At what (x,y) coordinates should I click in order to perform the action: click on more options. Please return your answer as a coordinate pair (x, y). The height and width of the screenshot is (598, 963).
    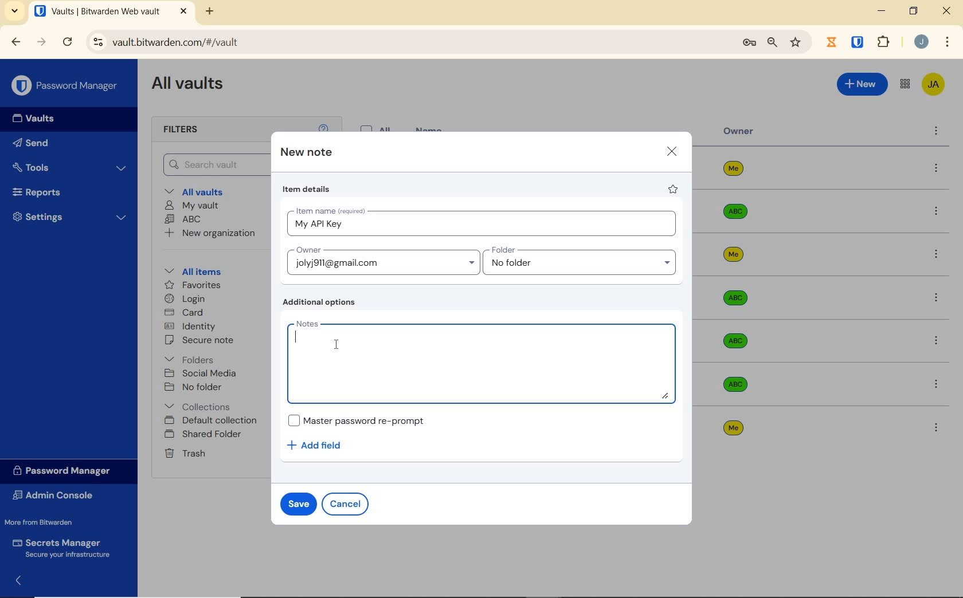
    Looking at the image, I should click on (937, 341).